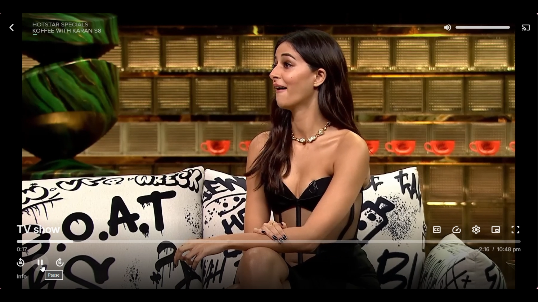 This screenshot has height=302, width=538. What do you see at coordinates (60, 263) in the screenshot?
I see `Fast forward by 10 seconds` at bounding box center [60, 263].